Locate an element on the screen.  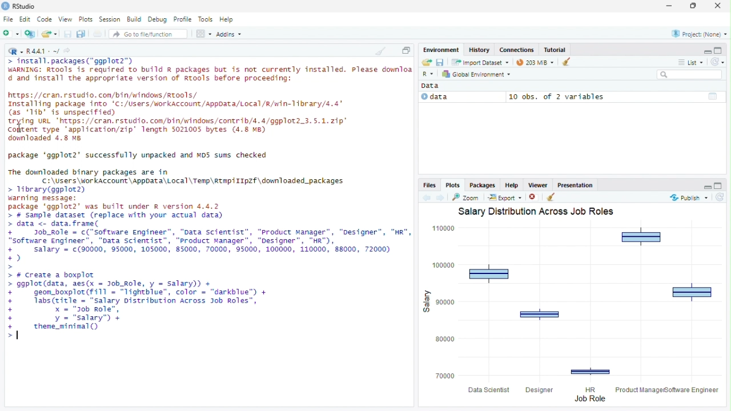
maximize is located at coordinates (720, 50).